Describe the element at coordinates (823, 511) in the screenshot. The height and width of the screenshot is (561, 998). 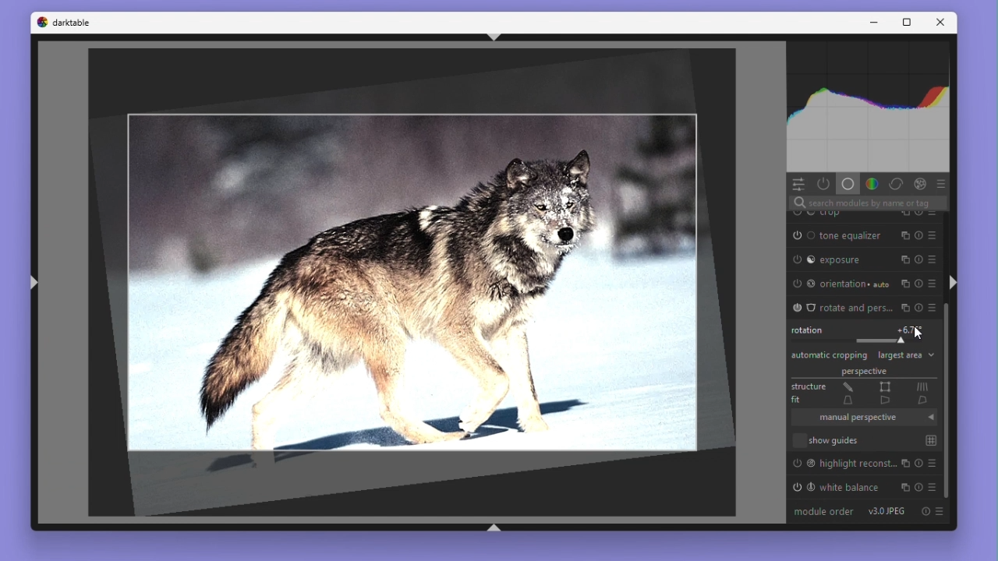
I see `Module order` at that location.